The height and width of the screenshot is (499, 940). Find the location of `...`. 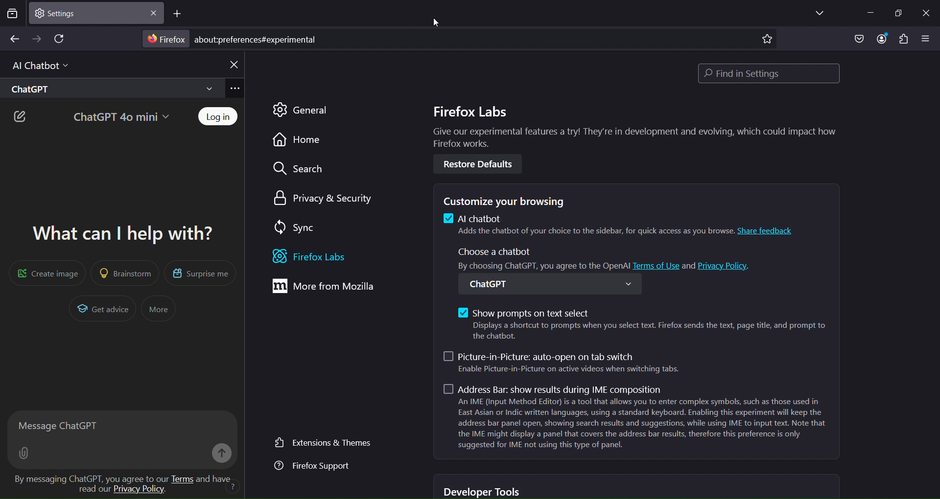

... is located at coordinates (236, 89).